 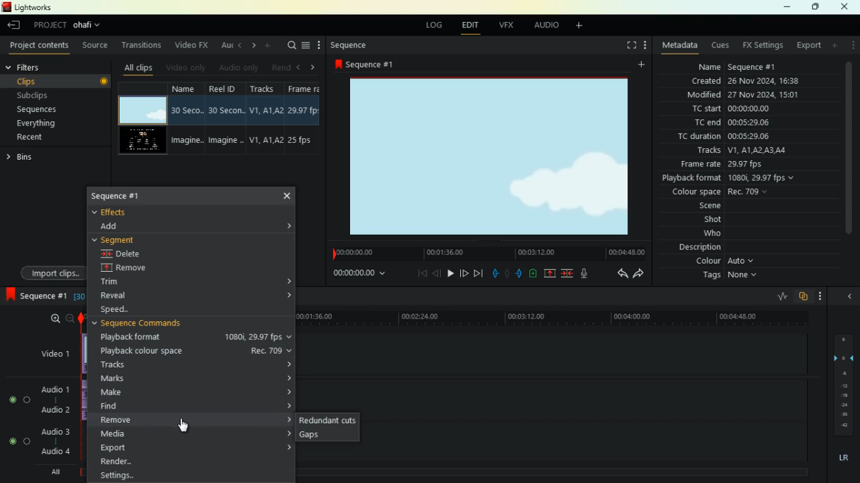 What do you see at coordinates (847, 7) in the screenshot?
I see `close` at bounding box center [847, 7].